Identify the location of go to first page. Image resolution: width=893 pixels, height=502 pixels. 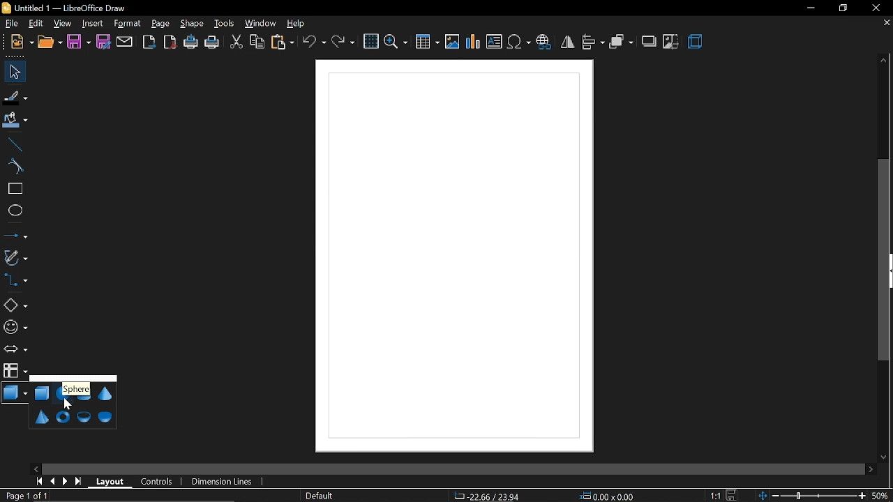
(40, 482).